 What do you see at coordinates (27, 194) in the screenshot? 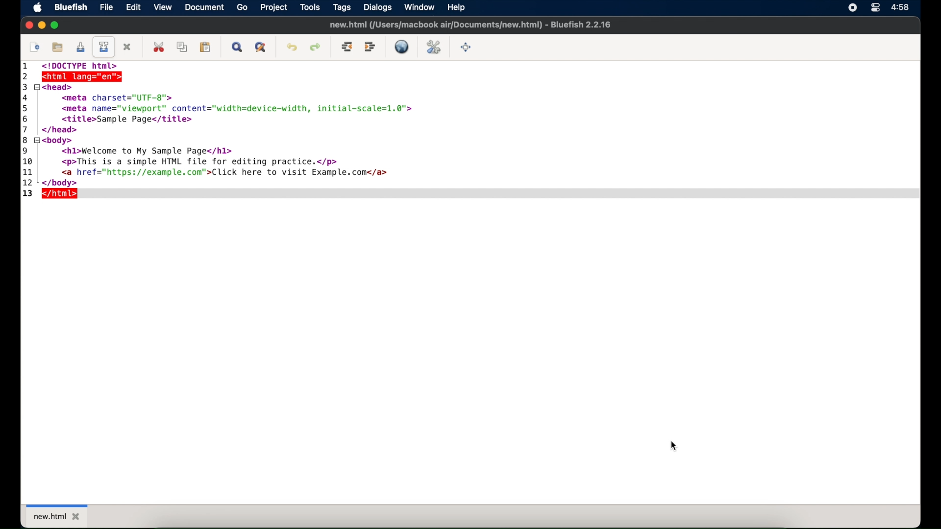
I see `13` at bounding box center [27, 194].